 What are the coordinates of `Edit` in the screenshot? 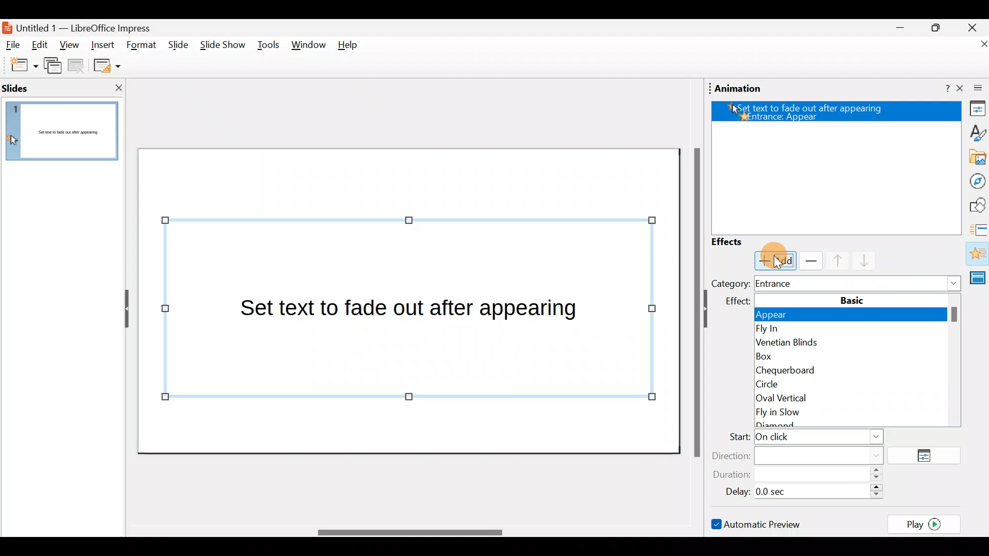 It's located at (43, 46).